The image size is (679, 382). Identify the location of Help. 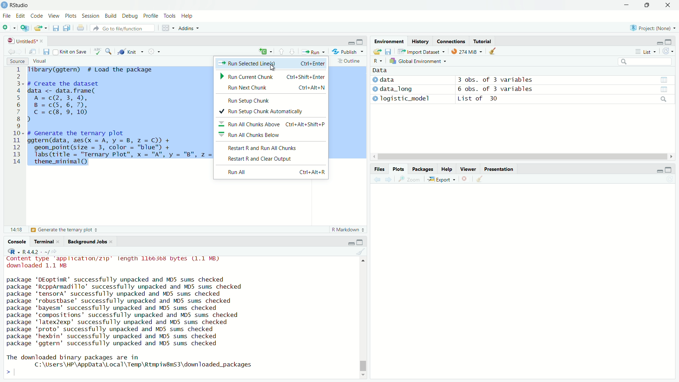
(186, 16).